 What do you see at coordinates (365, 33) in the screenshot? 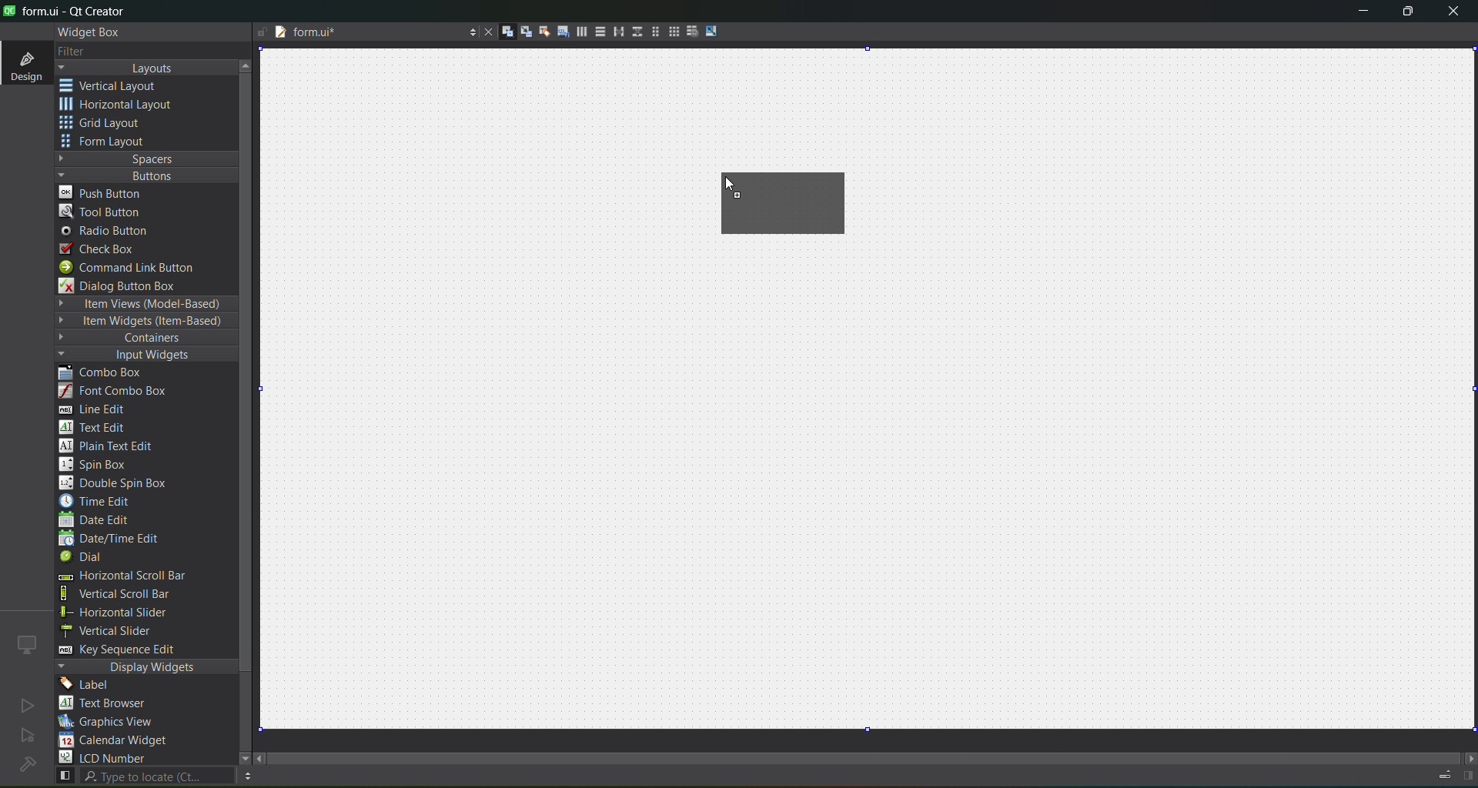
I see `tab name` at bounding box center [365, 33].